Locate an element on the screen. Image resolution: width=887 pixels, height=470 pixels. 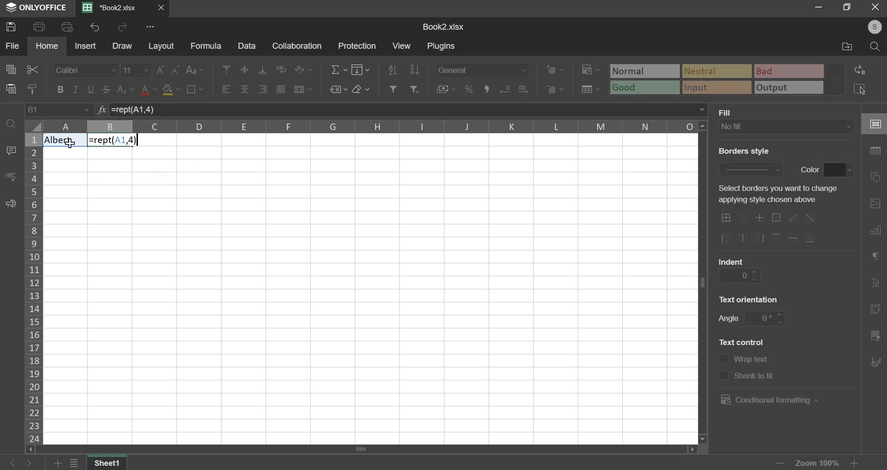
paragraph settings is located at coordinates (878, 258).